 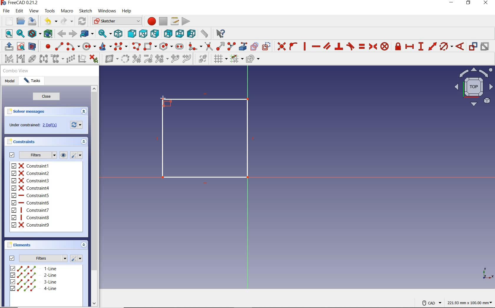 I want to click on remove axes alignment, so click(x=82, y=59).